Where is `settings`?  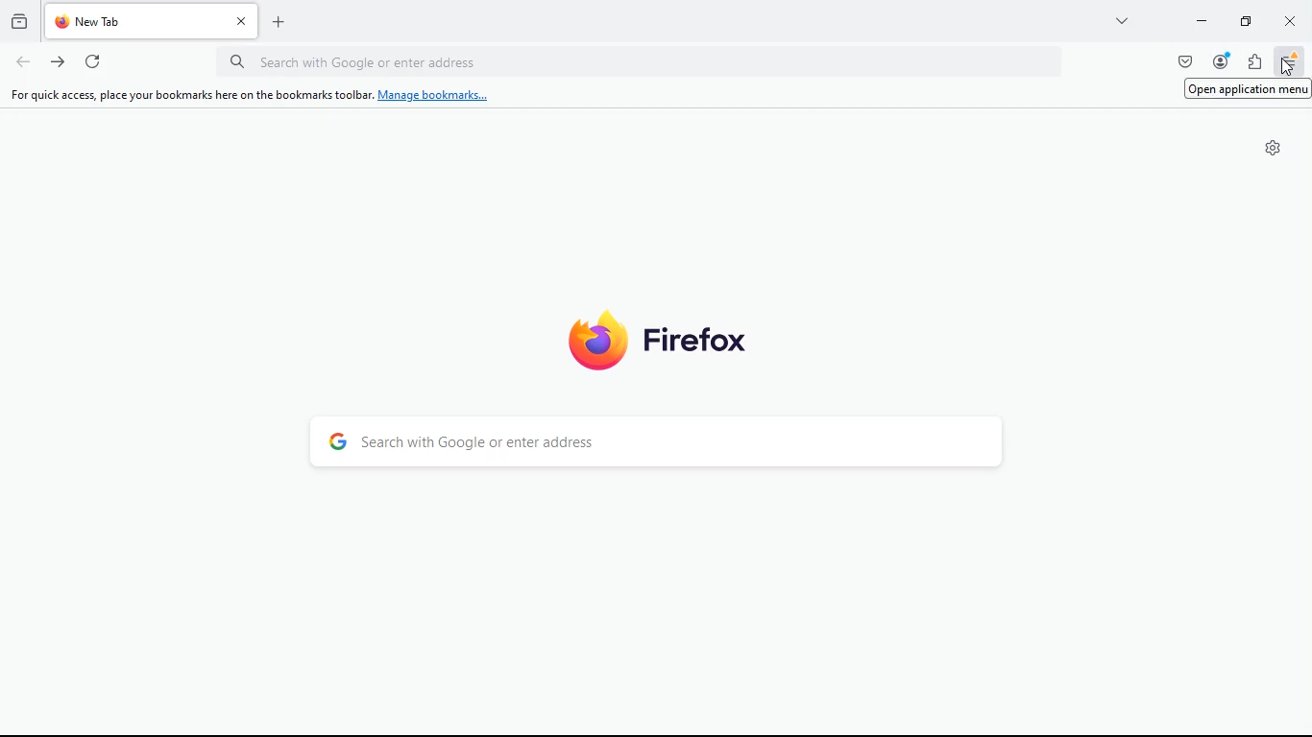 settings is located at coordinates (1274, 149).